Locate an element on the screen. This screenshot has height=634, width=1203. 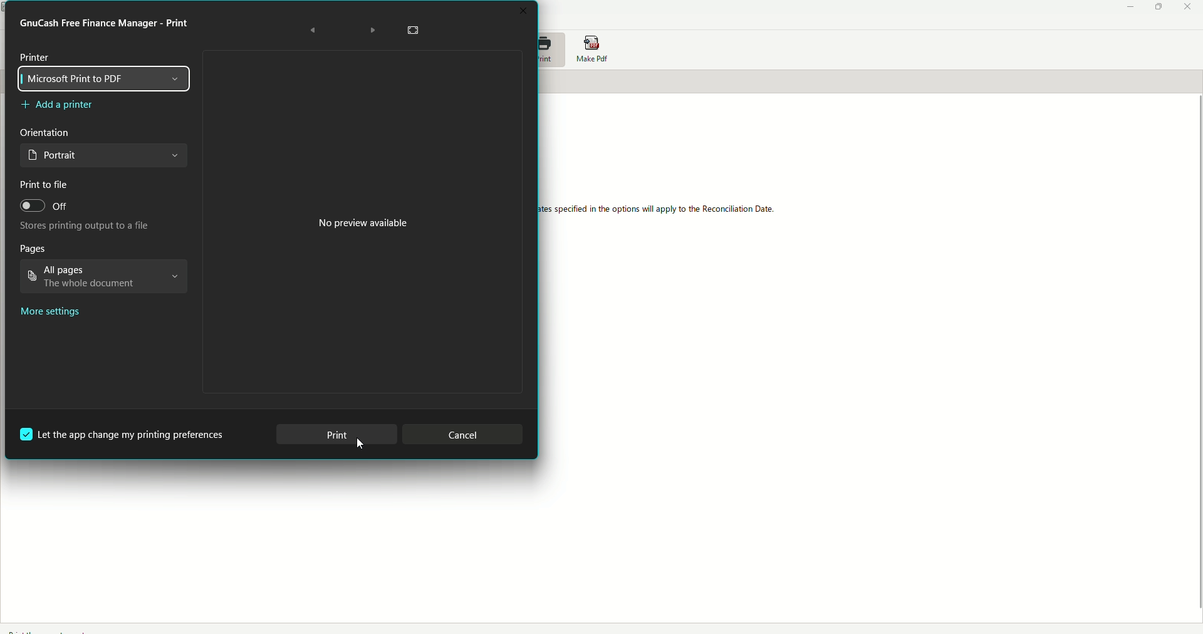
No preview available is located at coordinates (364, 224).